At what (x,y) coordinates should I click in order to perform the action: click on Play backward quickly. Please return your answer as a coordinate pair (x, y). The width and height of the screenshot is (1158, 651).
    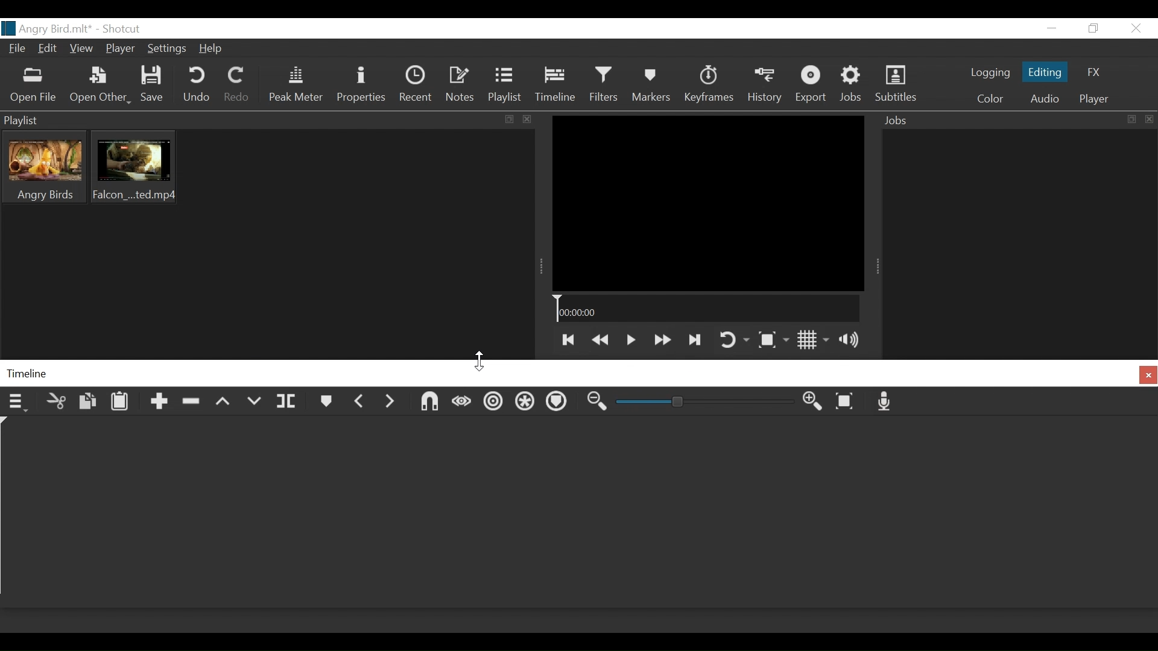
    Looking at the image, I should click on (600, 339).